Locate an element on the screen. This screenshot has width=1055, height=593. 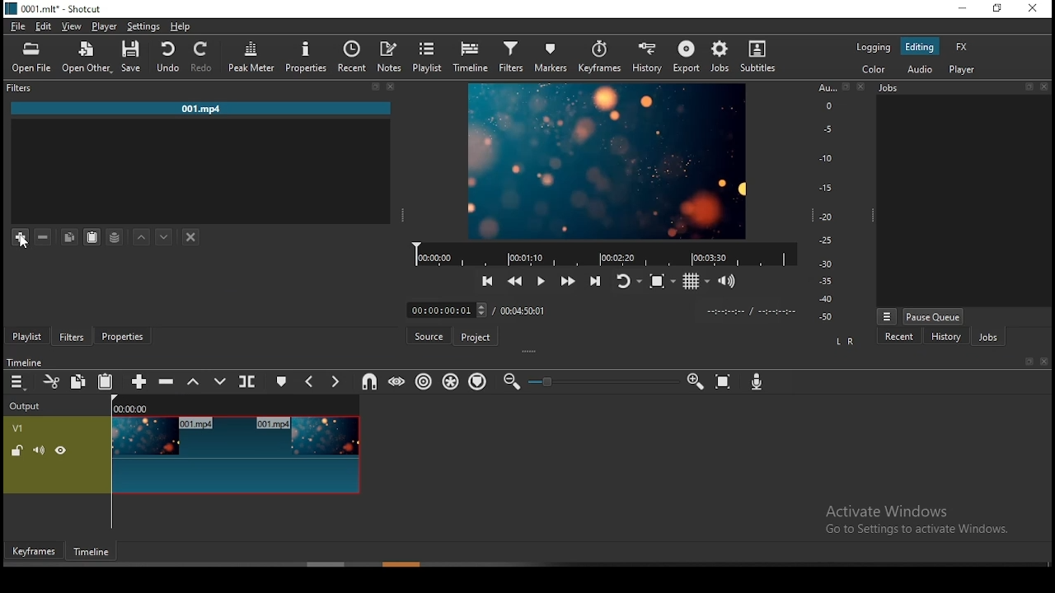
play quickly backward is located at coordinates (517, 279).